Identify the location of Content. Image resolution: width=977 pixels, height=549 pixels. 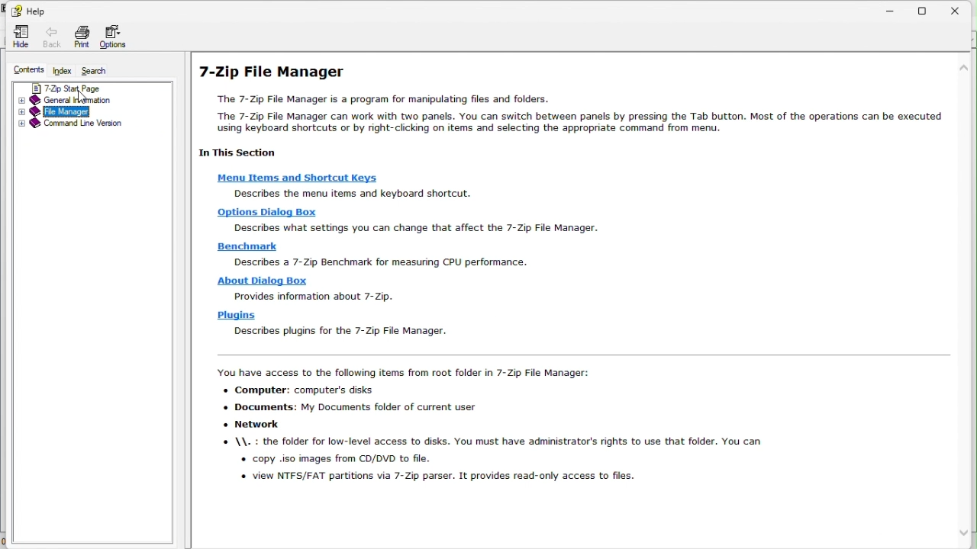
(24, 68).